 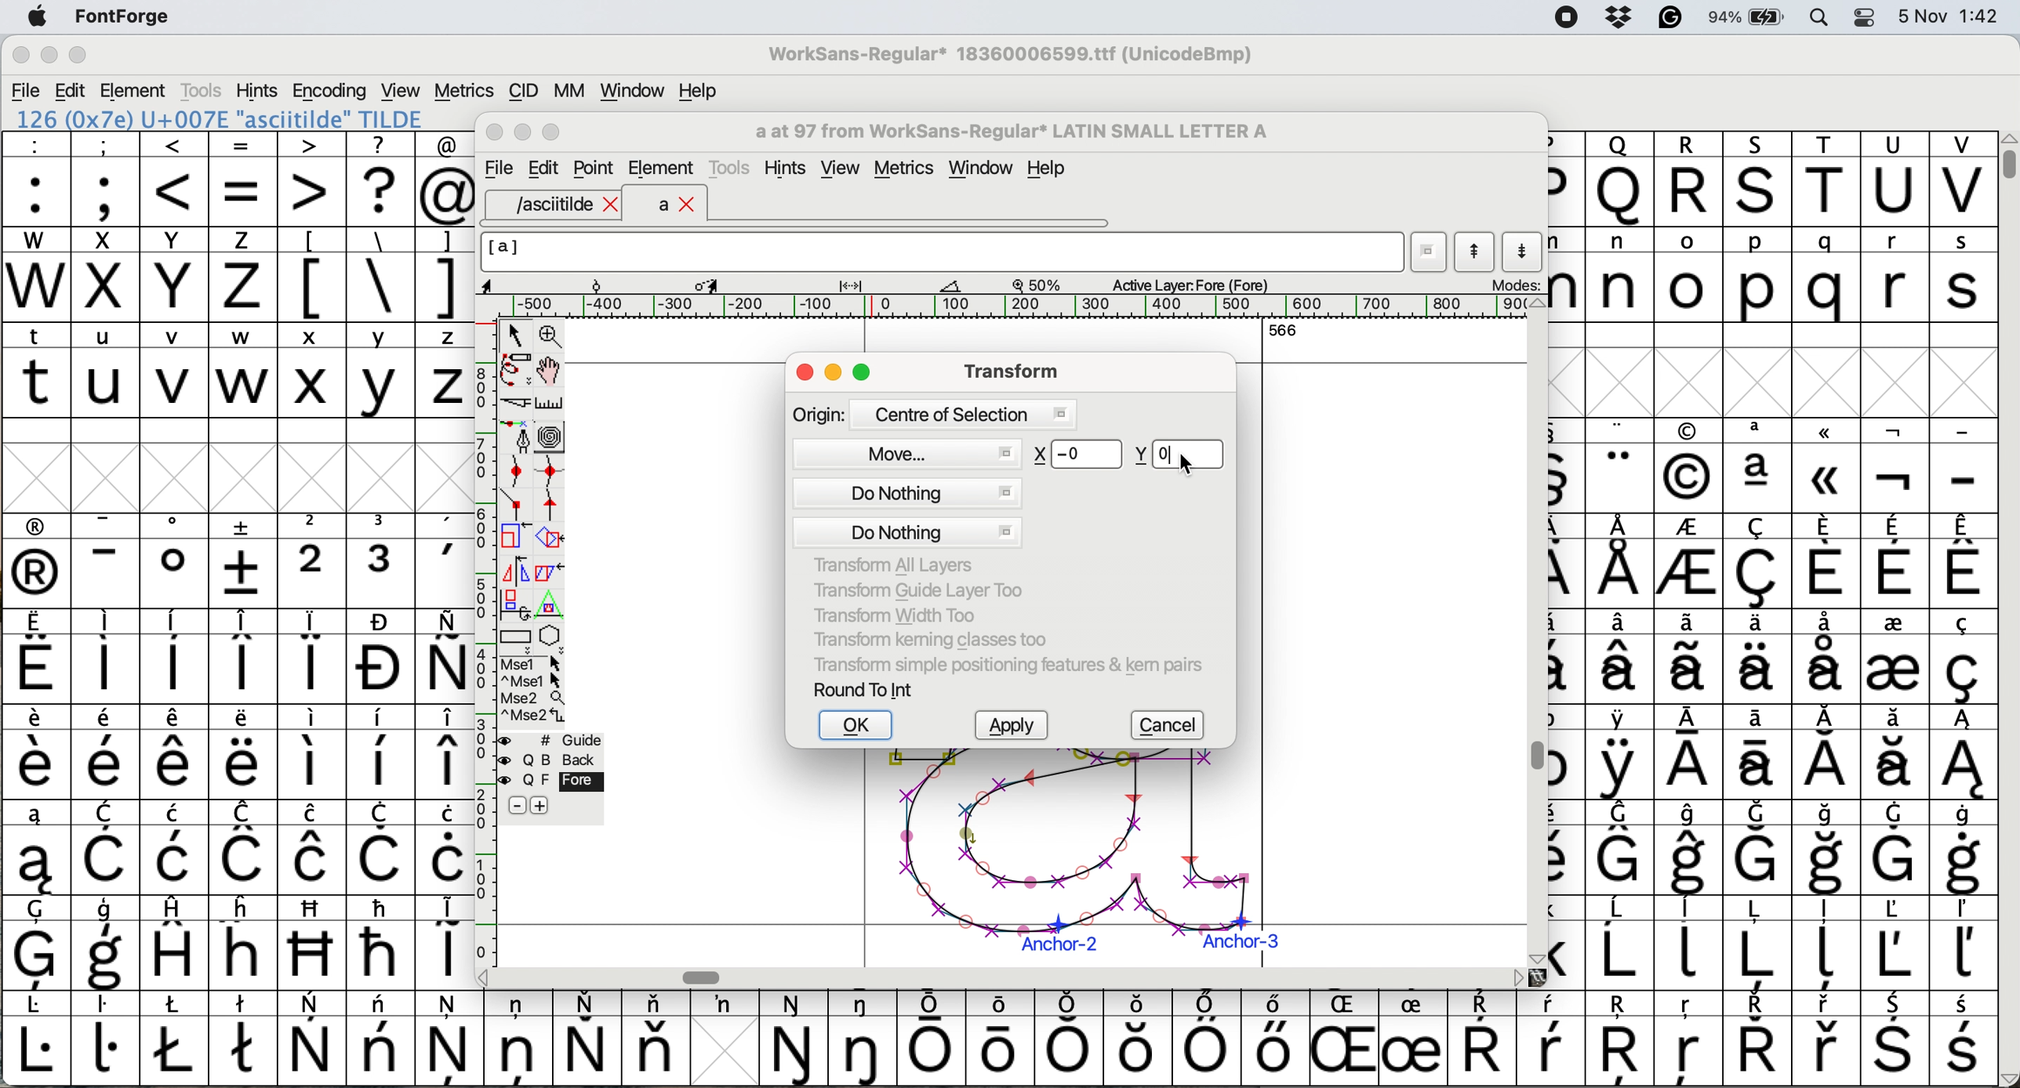 I want to click on minimise, so click(x=835, y=374).